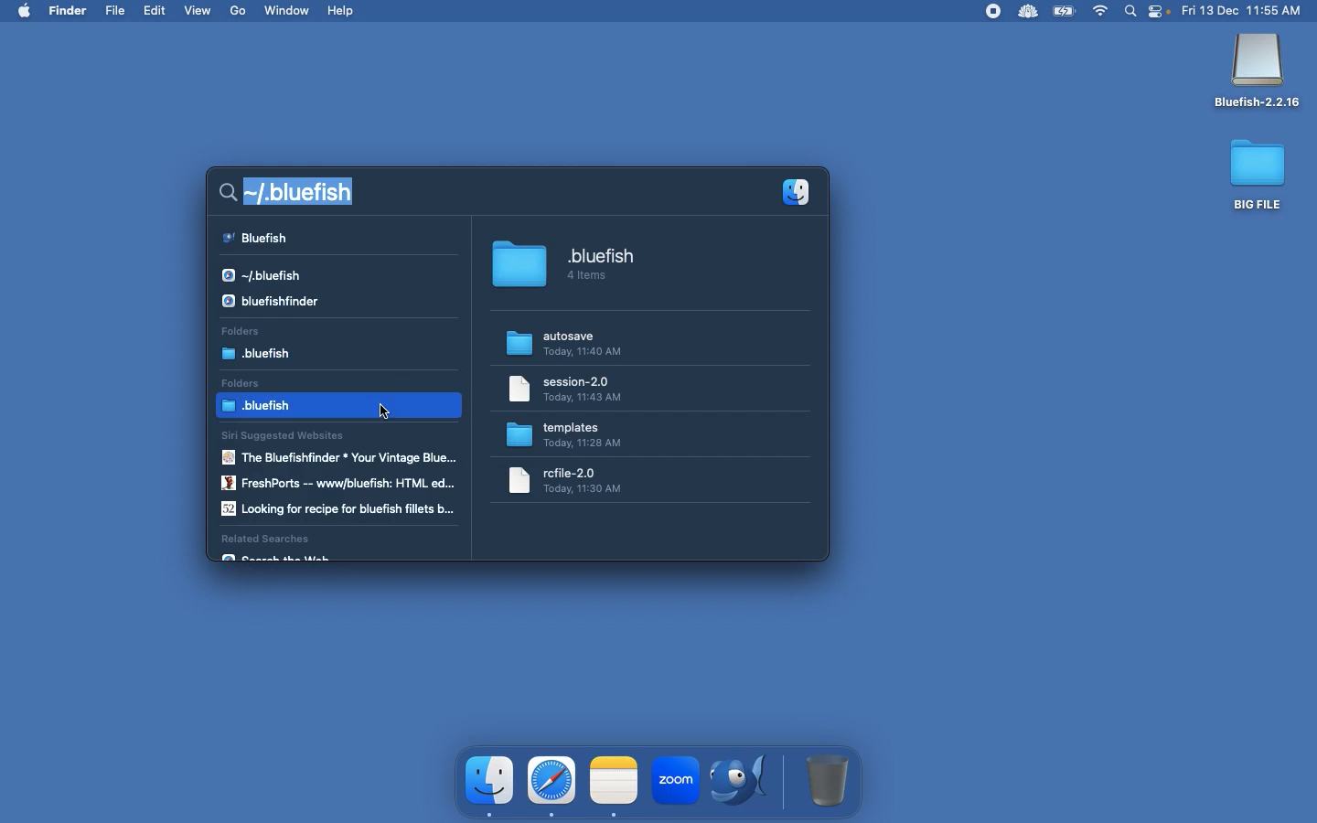 The height and width of the screenshot is (823, 1317). I want to click on Date time, so click(1247, 10).